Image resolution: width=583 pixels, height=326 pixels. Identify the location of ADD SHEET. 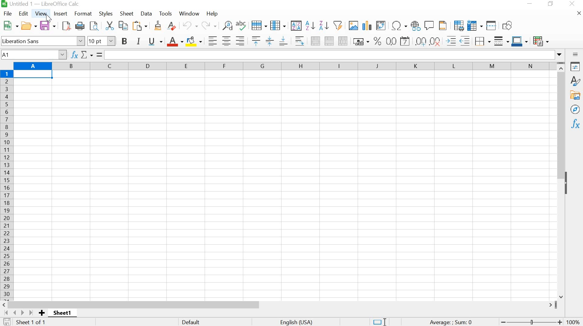
(42, 313).